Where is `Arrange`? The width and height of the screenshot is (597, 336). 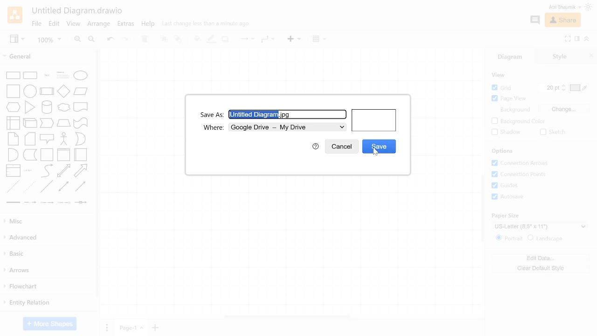 Arrange is located at coordinates (100, 24).